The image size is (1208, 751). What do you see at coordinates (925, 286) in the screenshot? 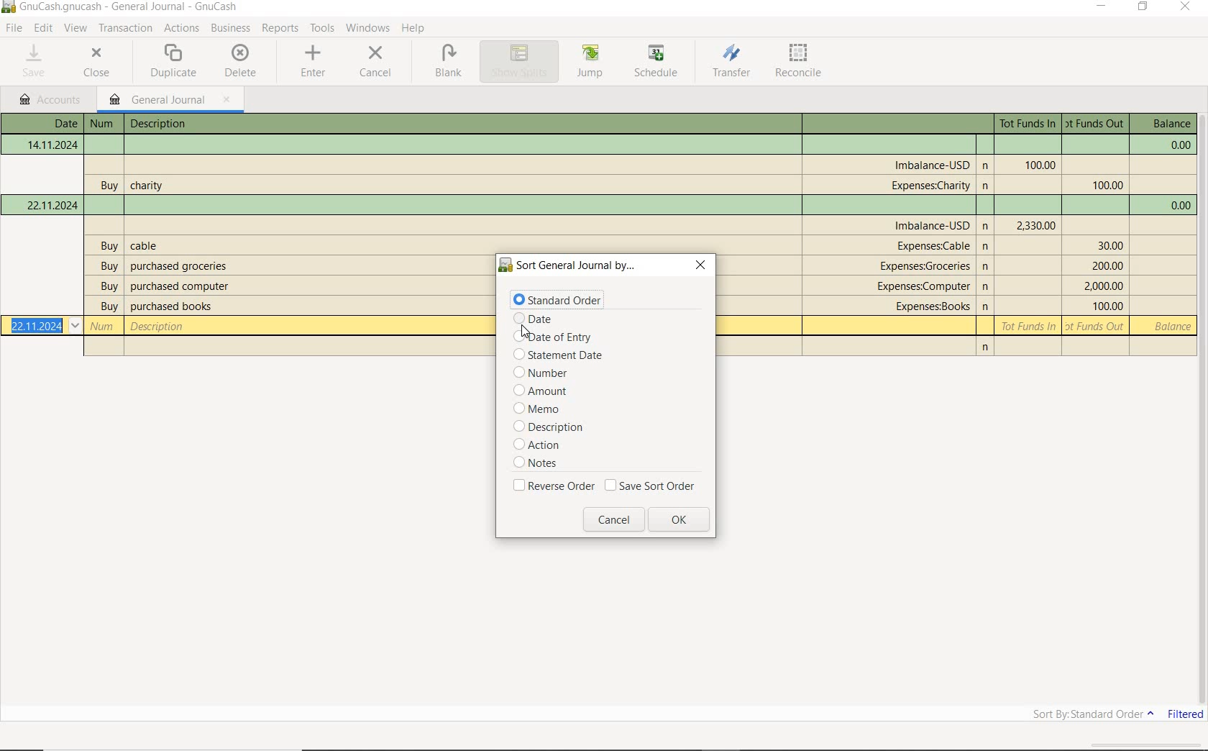
I see `account` at bounding box center [925, 286].